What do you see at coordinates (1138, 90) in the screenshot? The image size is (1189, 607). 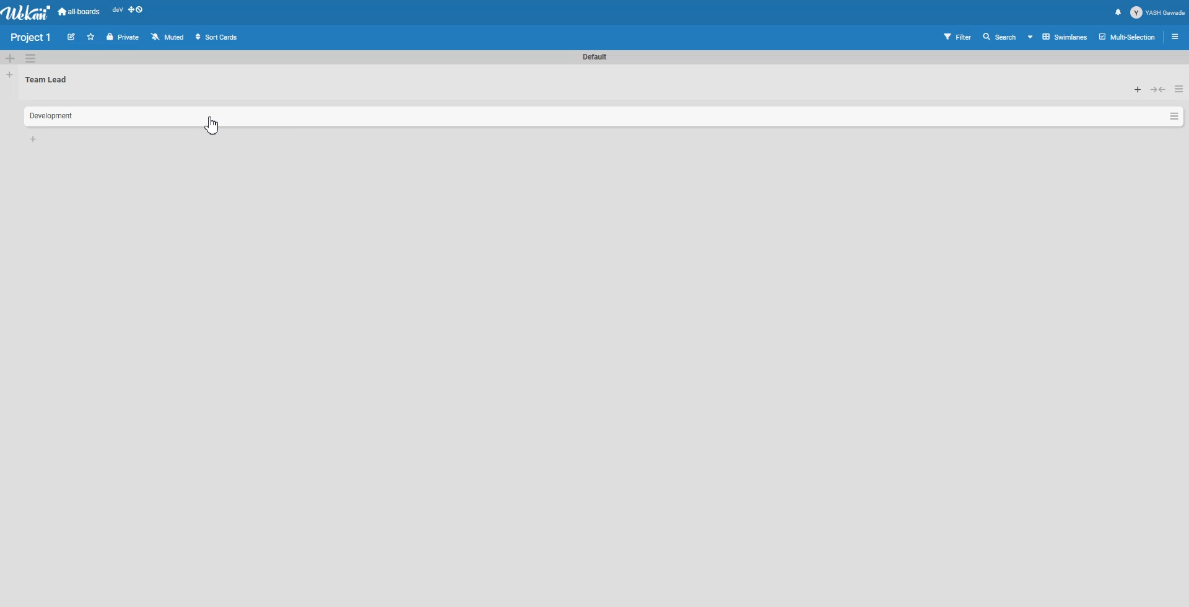 I see `Add card to top of the list` at bounding box center [1138, 90].